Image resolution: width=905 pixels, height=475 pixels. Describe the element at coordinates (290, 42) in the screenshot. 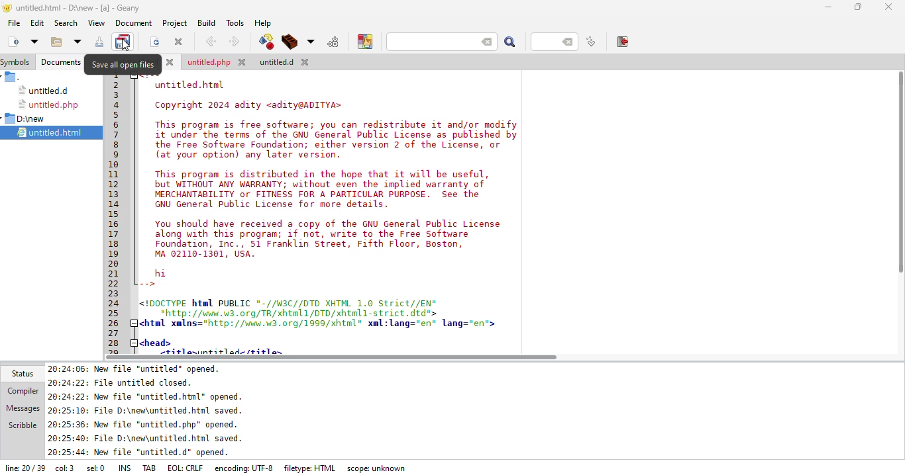

I see `build` at that location.